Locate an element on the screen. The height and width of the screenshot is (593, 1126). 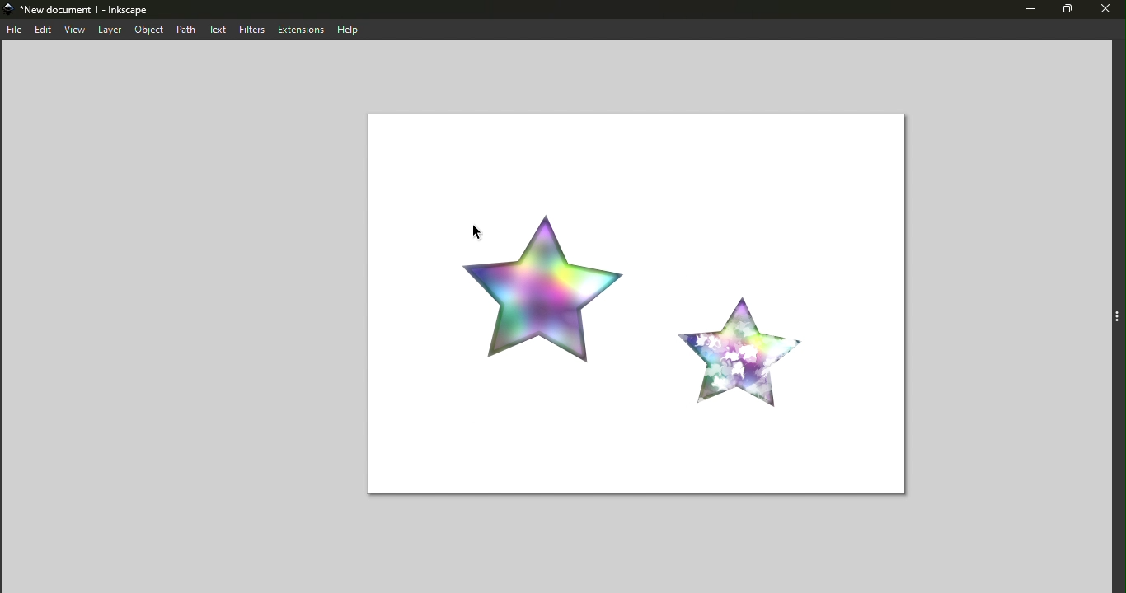
maximize is located at coordinates (1072, 12).